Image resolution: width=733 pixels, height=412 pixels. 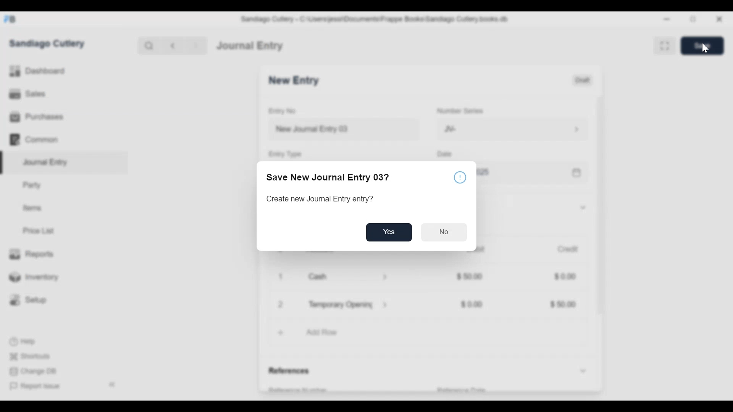 What do you see at coordinates (446, 234) in the screenshot?
I see `No` at bounding box center [446, 234].